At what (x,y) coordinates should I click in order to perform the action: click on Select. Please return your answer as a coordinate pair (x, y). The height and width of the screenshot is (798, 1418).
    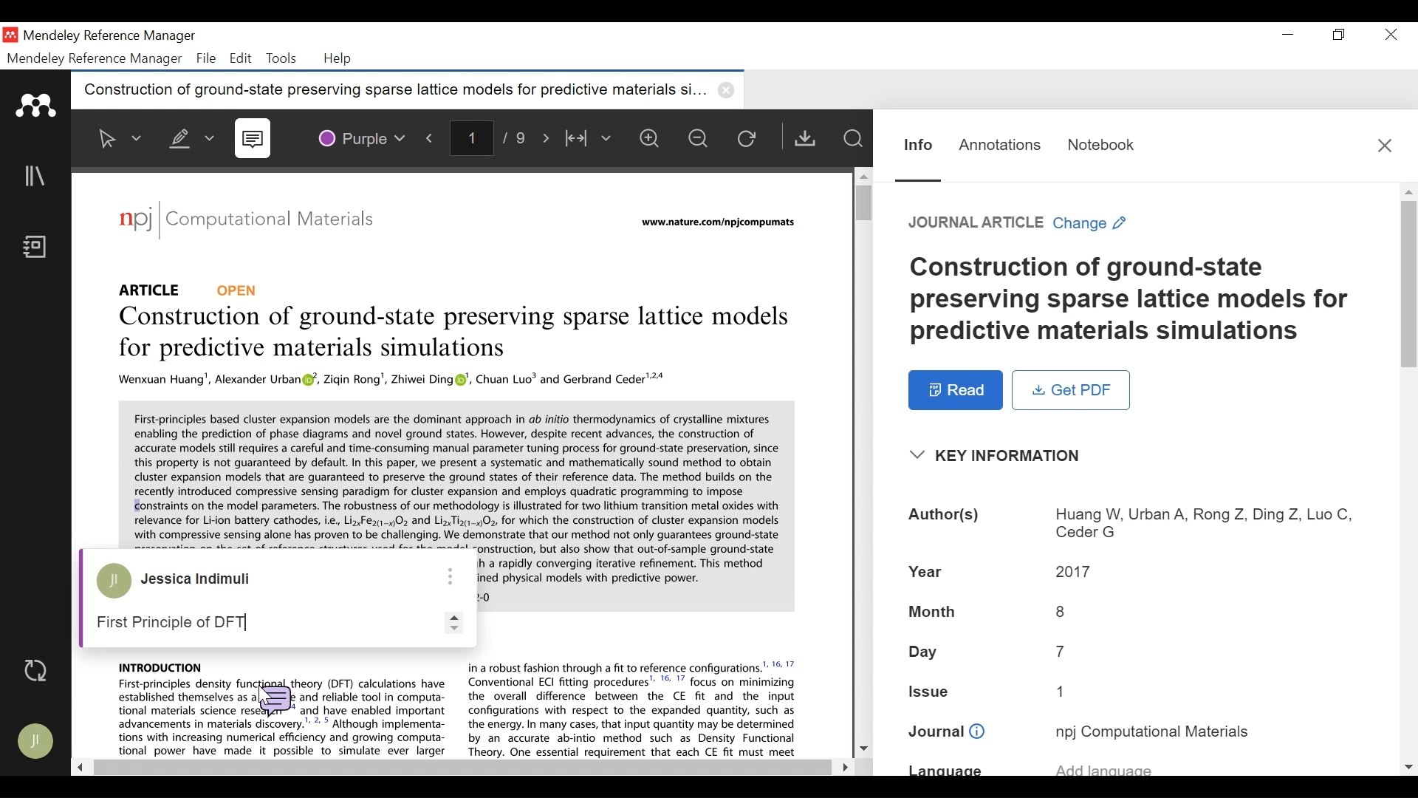
    Looking at the image, I should click on (118, 138).